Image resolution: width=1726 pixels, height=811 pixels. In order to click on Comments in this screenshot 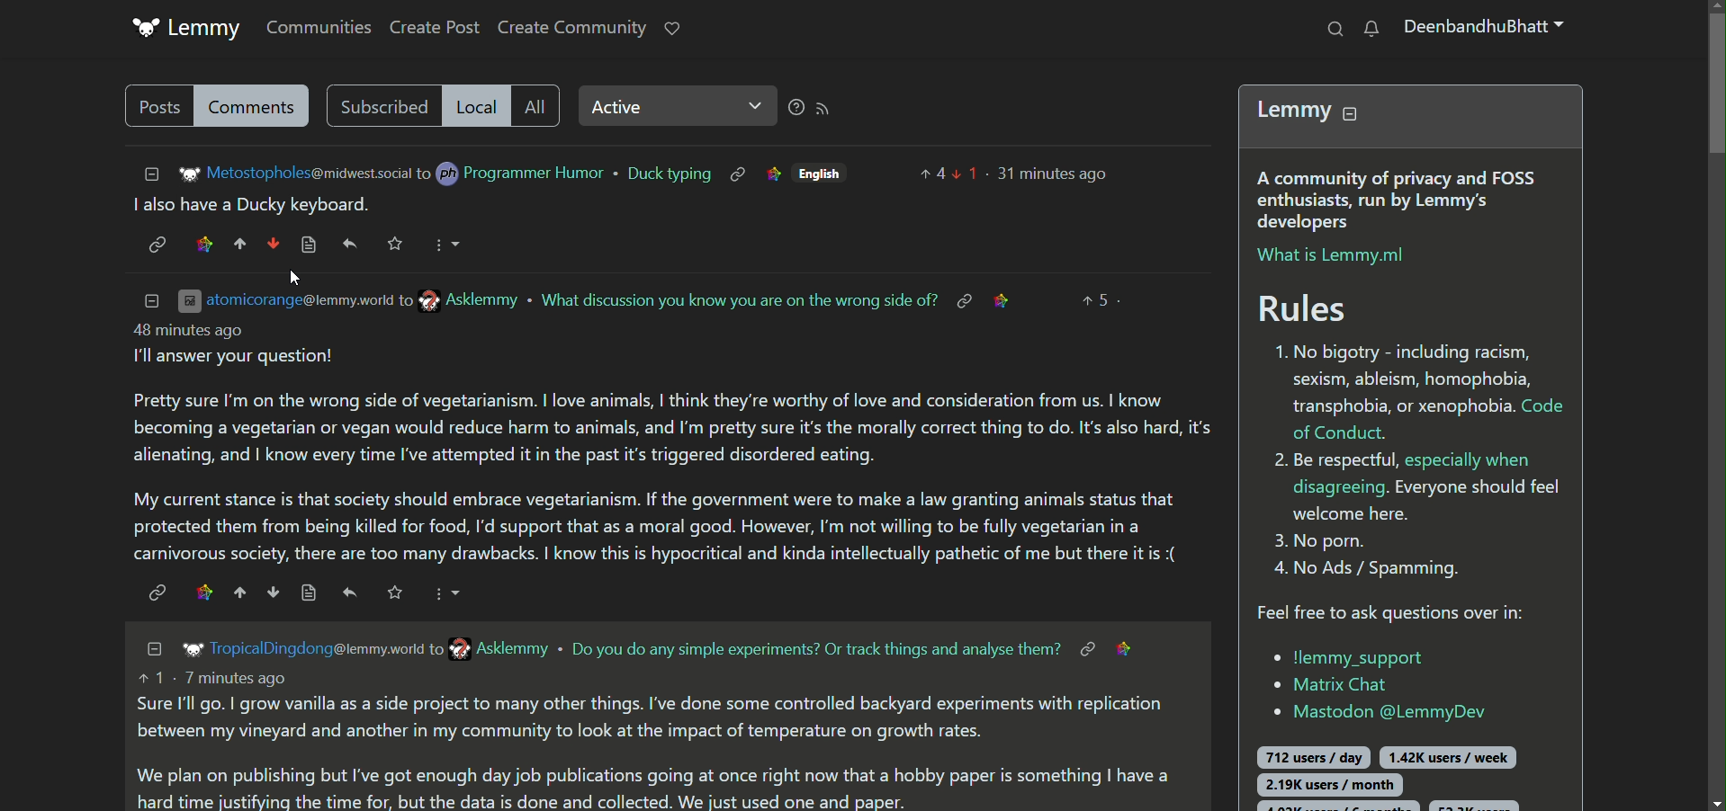, I will do `click(256, 106)`.